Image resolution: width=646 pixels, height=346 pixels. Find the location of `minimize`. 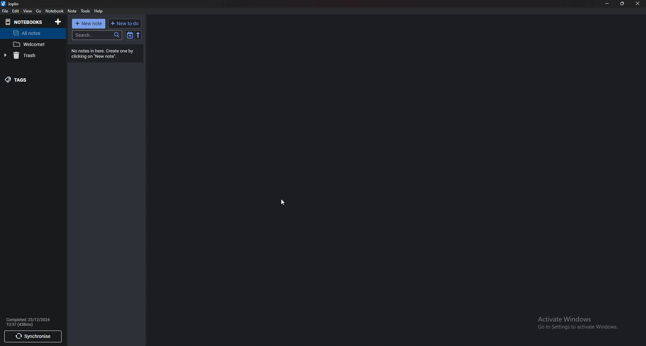

minimize is located at coordinates (608, 3).